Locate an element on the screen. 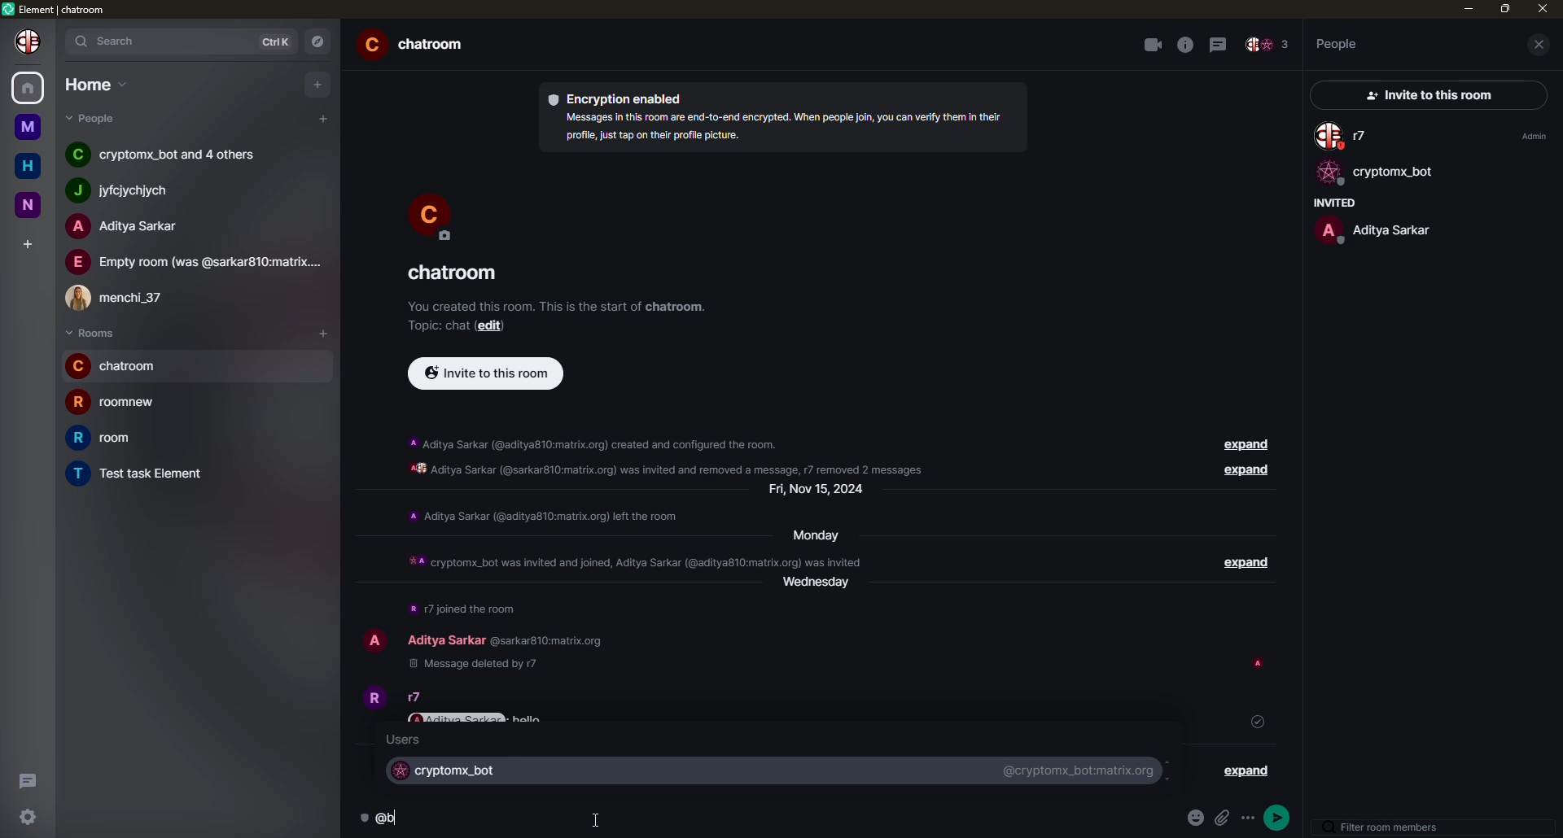 The width and height of the screenshot is (1563, 838). info is located at coordinates (780, 126).